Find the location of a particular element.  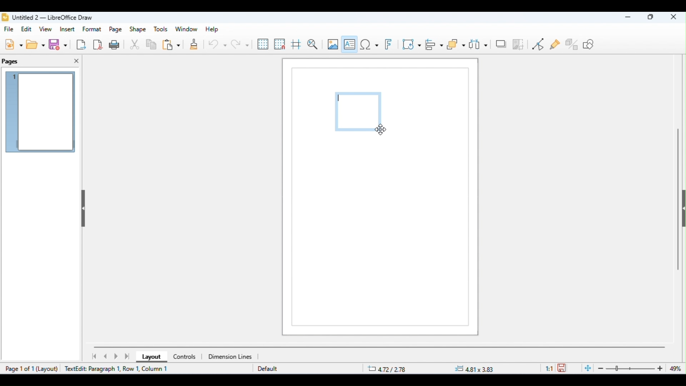

position and size is located at coordinates (432, 369).